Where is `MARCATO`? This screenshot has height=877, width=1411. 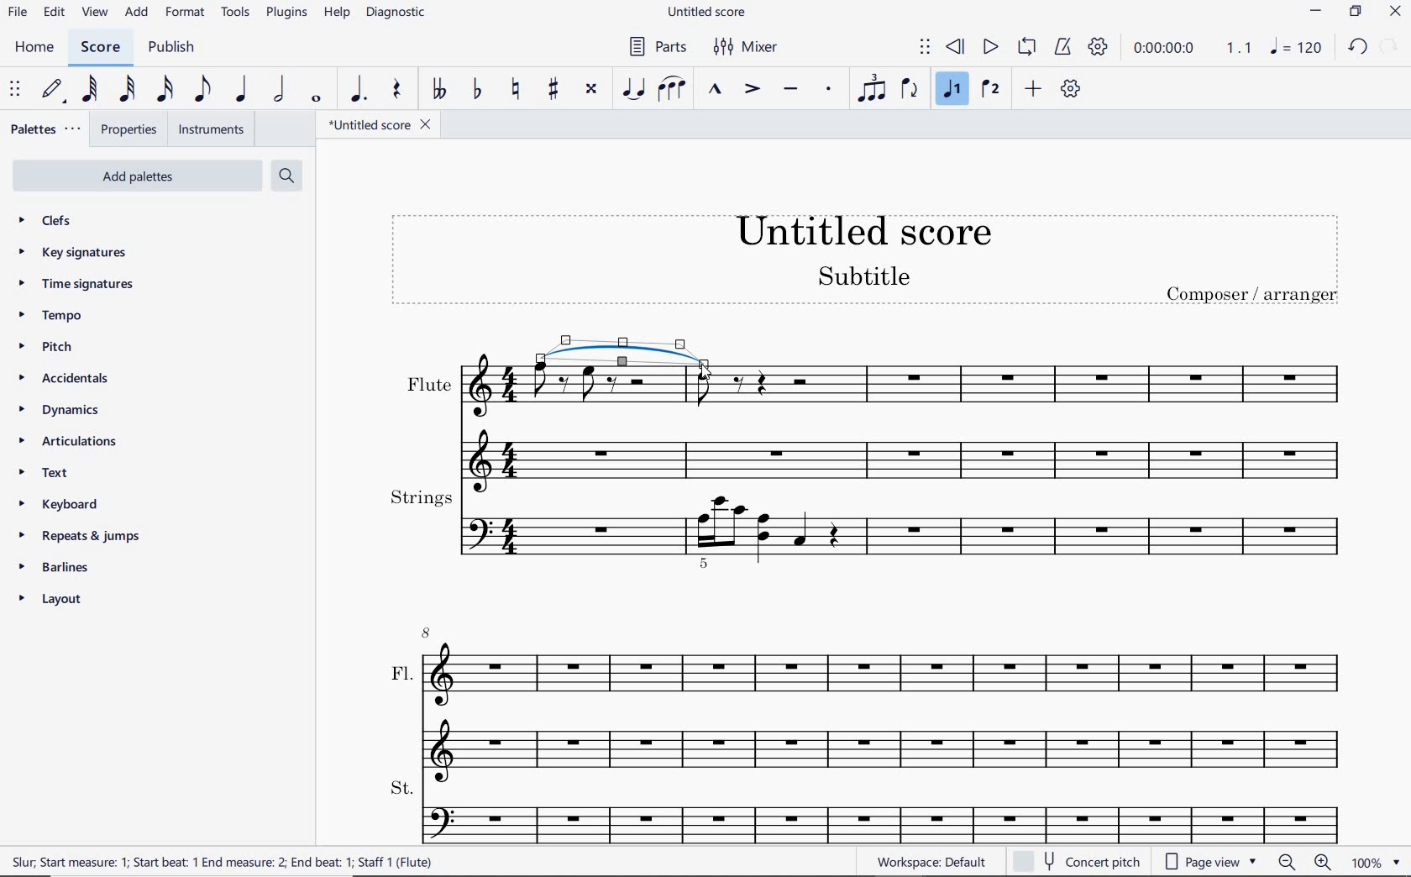 MARCATO is located at coordinates (716, 90).